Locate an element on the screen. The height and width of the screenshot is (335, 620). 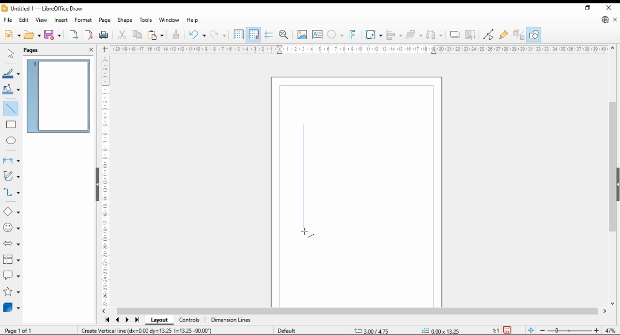
create vertical line is located at coordinates (152, 330).